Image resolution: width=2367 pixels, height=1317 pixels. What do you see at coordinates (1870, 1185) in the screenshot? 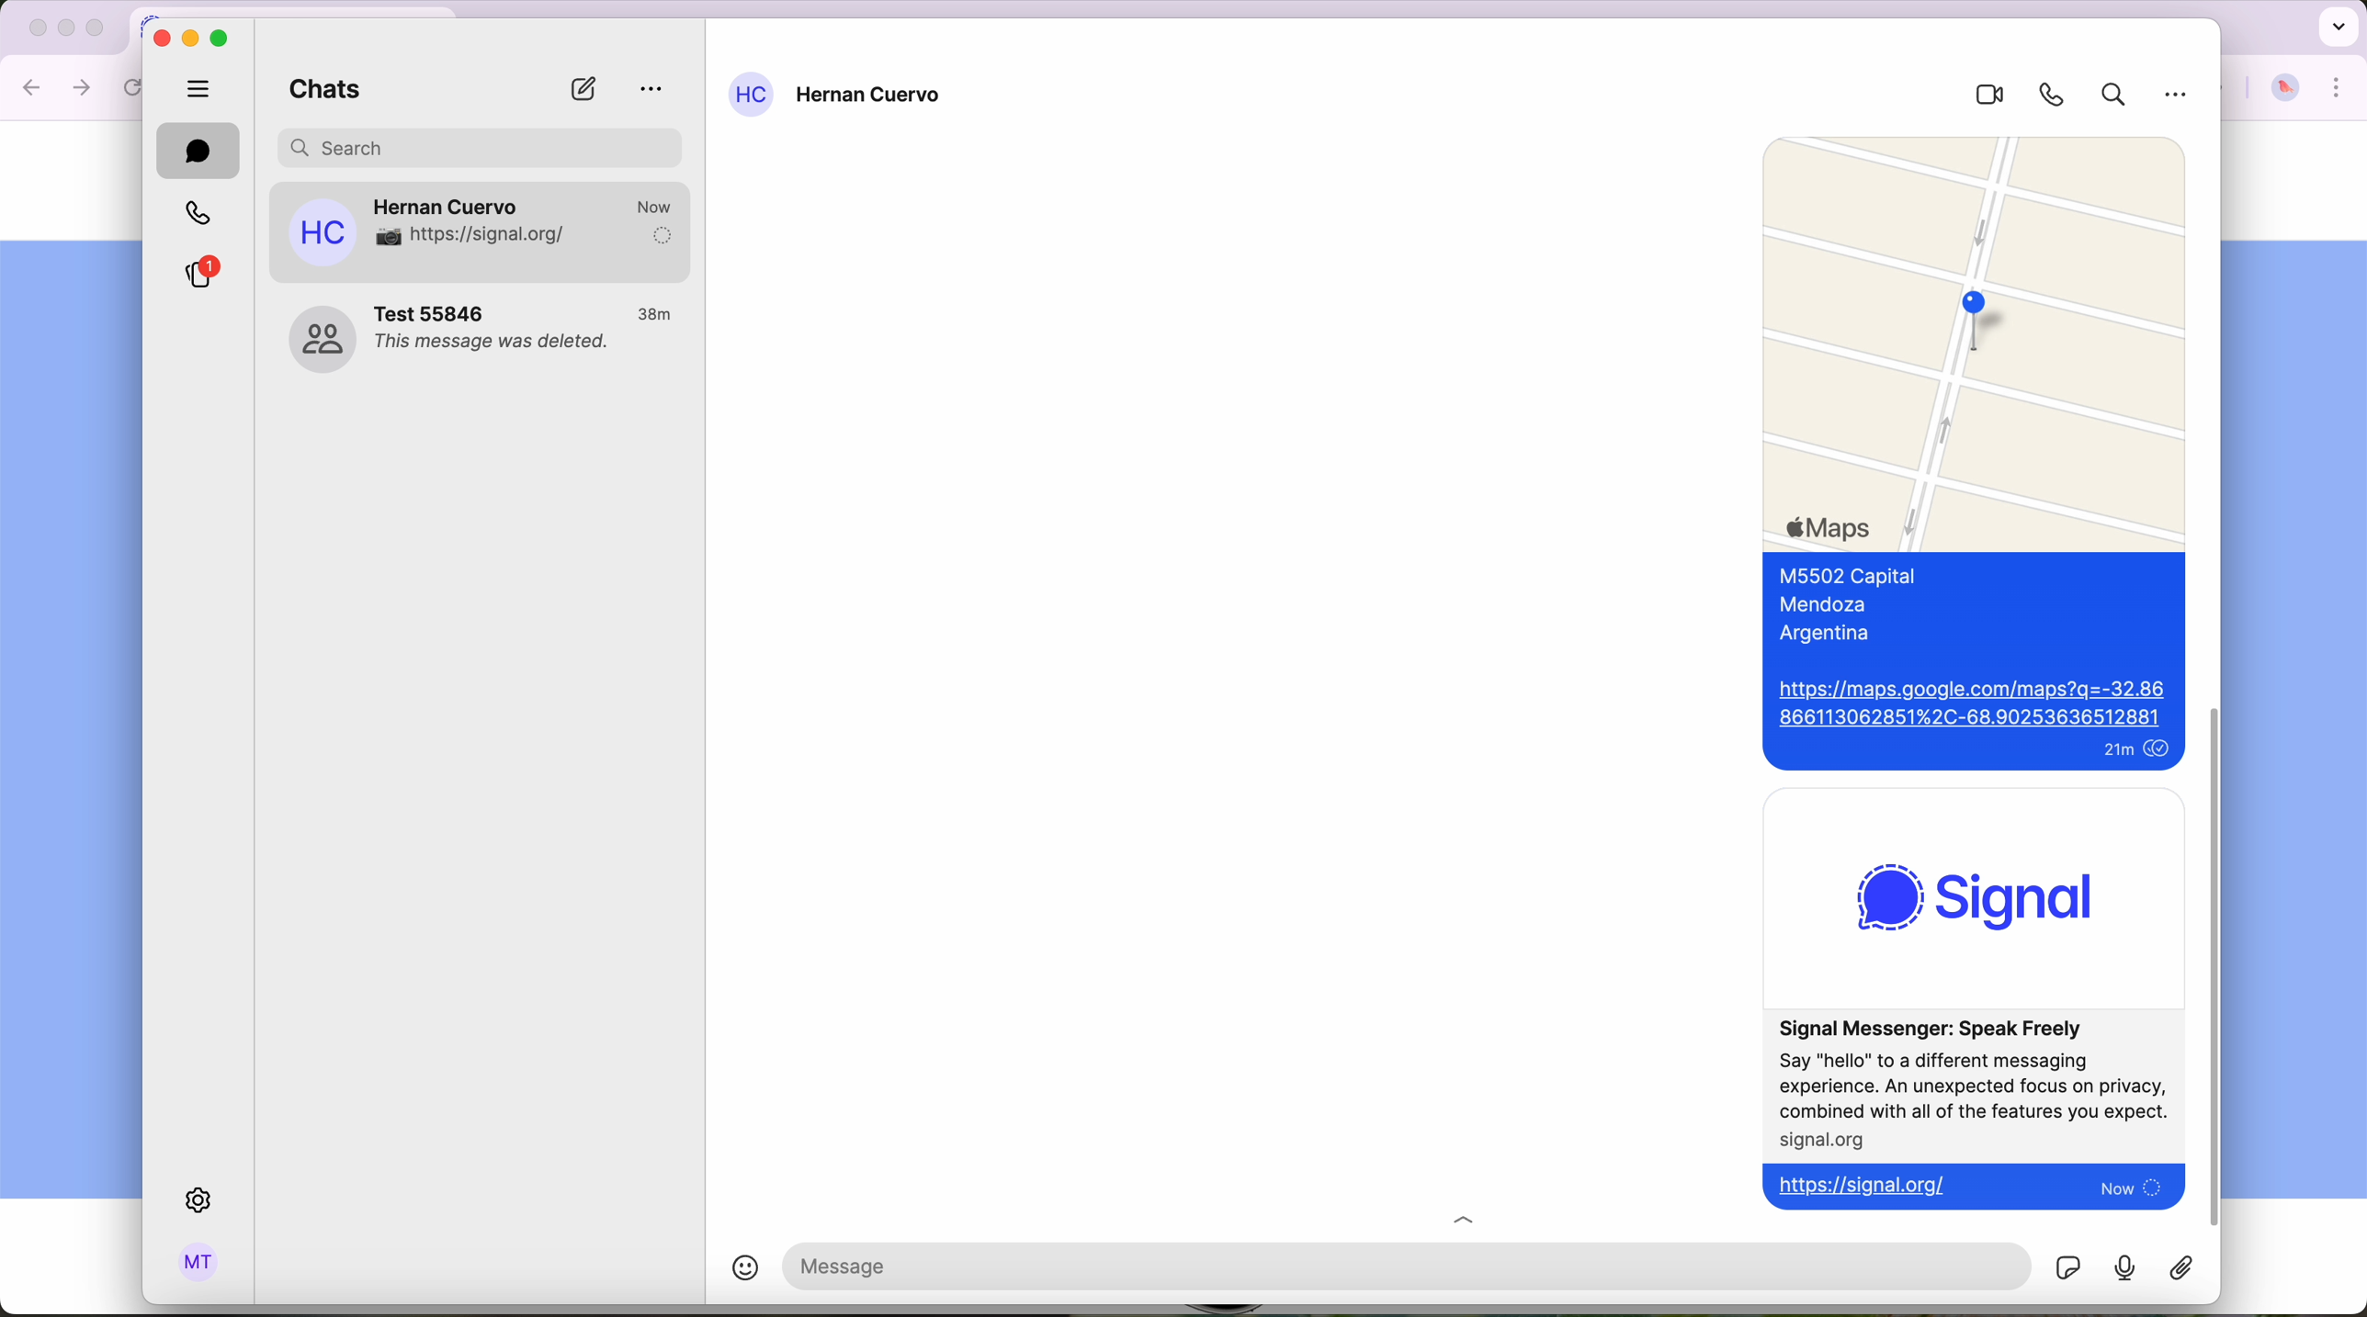
I see `ll https://signal.org/` at bounding box center [1870, 1185].